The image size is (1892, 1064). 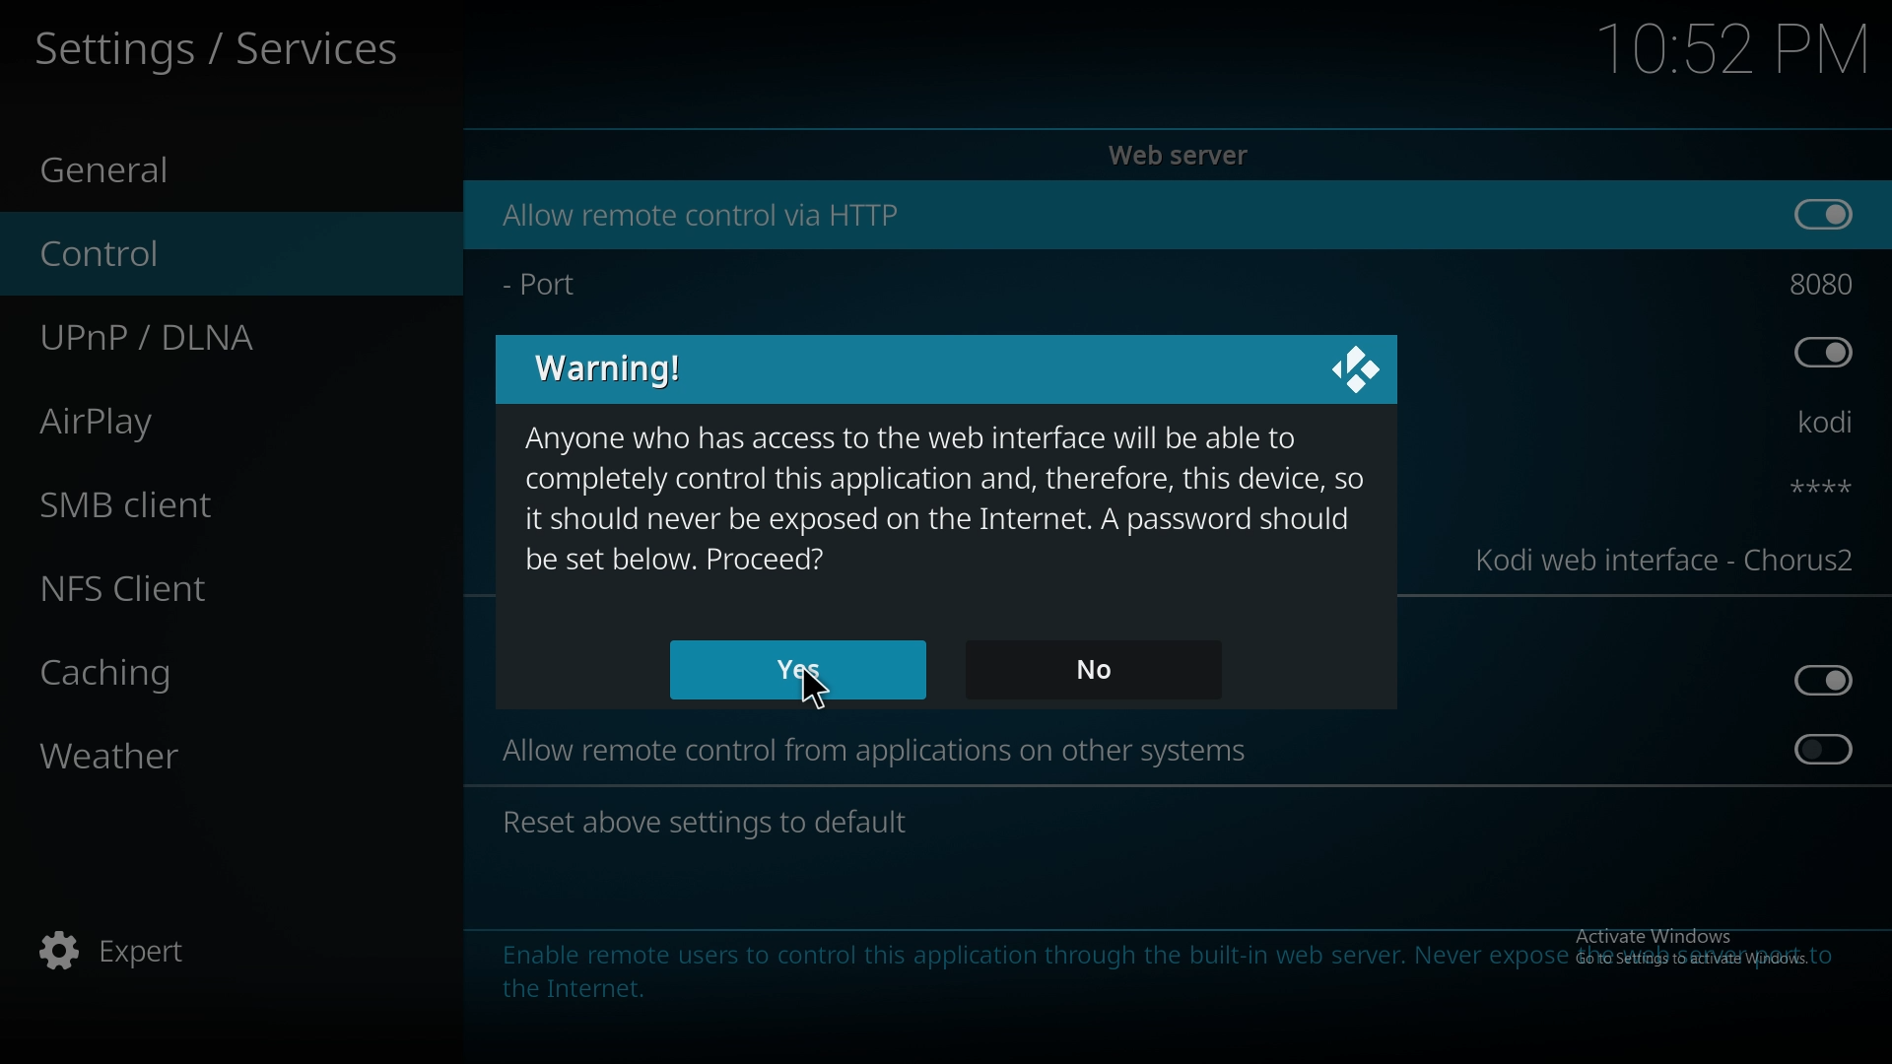 I want to click on toggle, so click(x=1825, y=681).